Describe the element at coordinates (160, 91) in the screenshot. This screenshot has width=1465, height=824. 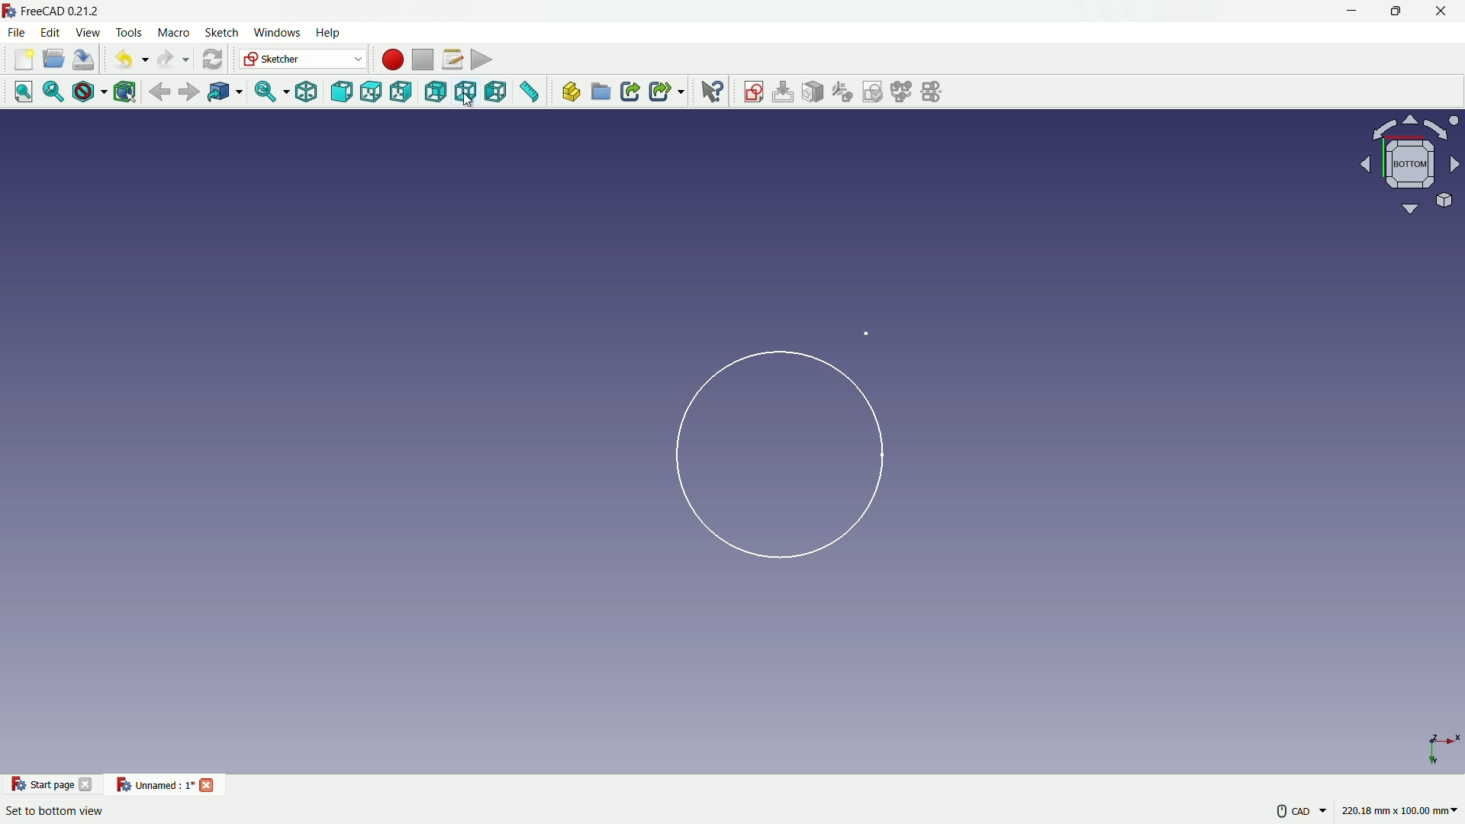
I see `back` at that location.